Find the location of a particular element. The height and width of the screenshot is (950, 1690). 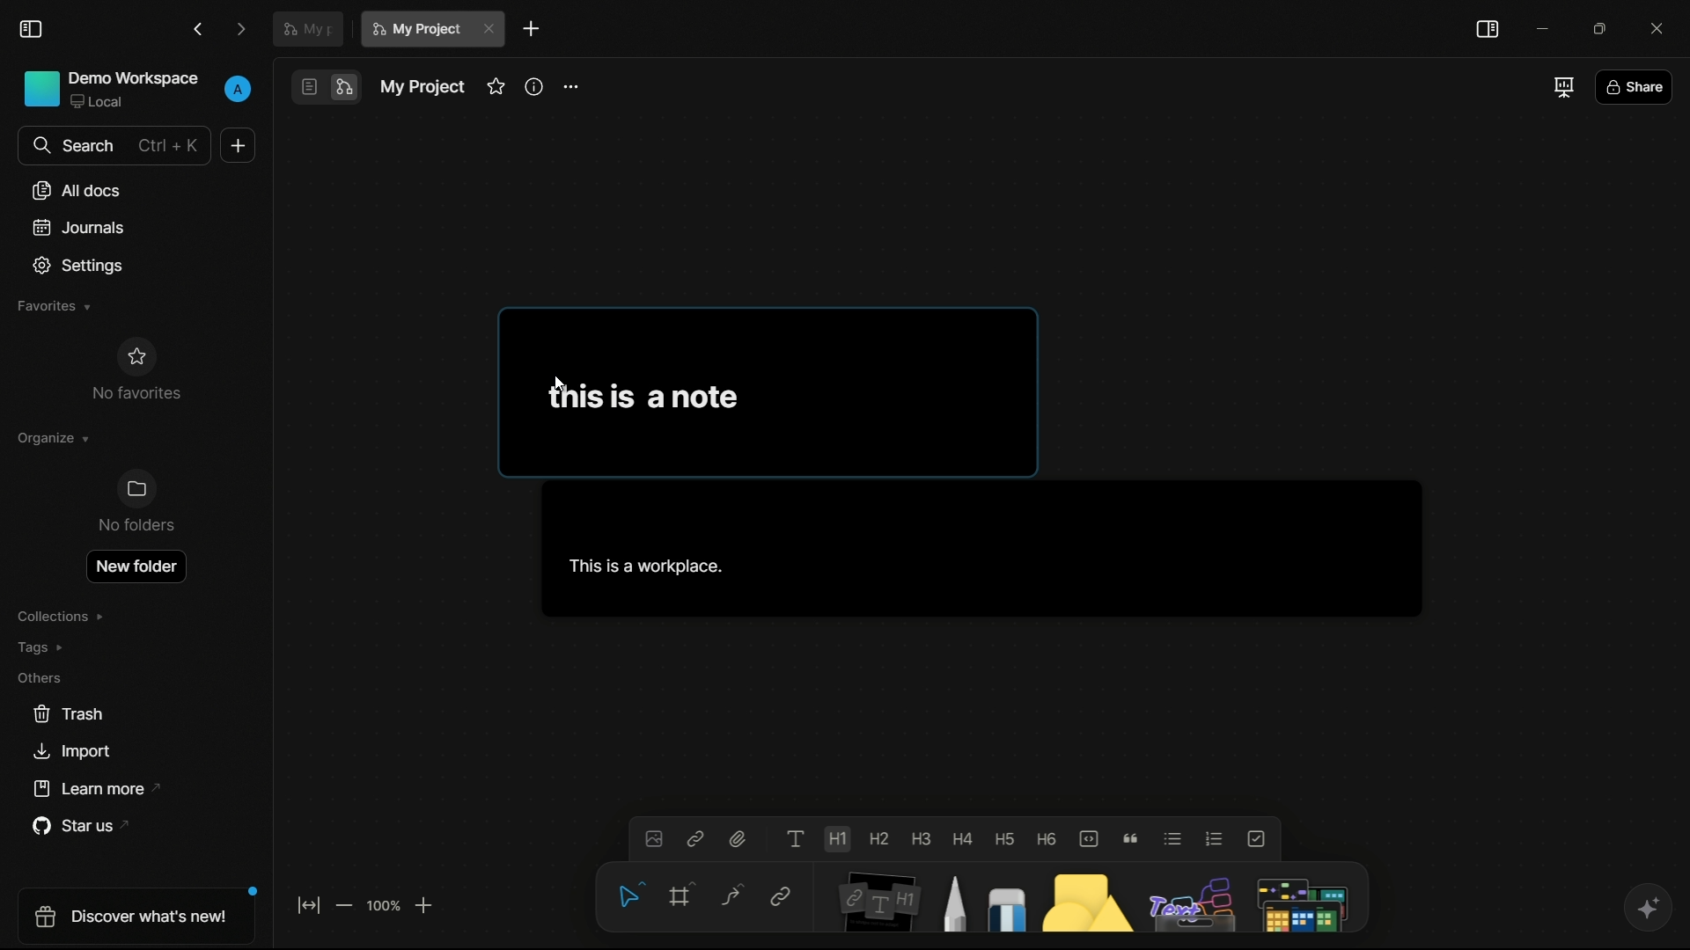

shapes is located at coordinates (1081, 896).